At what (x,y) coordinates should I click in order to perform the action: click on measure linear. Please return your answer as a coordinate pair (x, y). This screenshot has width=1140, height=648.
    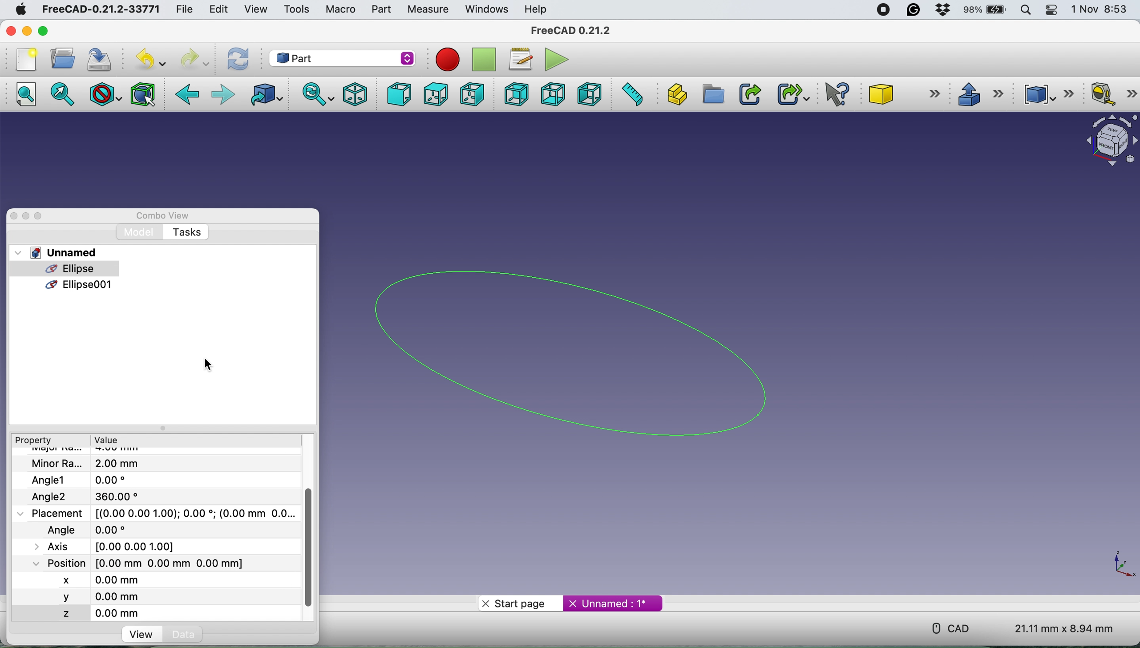
    Looking at the image, I should click on (1111, 94).